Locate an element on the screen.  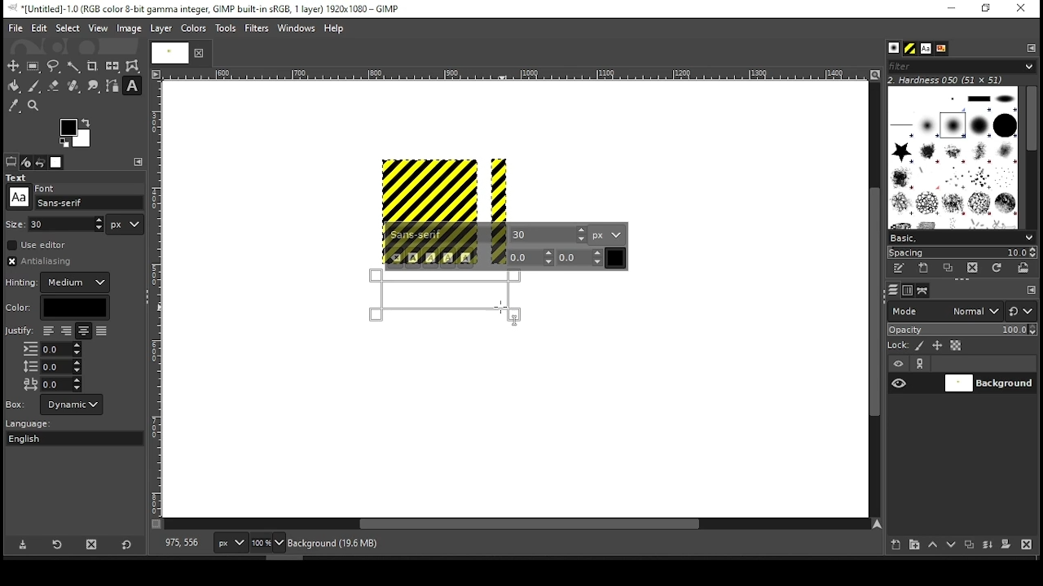
move layer one step down is located at coordinates (952, 546).